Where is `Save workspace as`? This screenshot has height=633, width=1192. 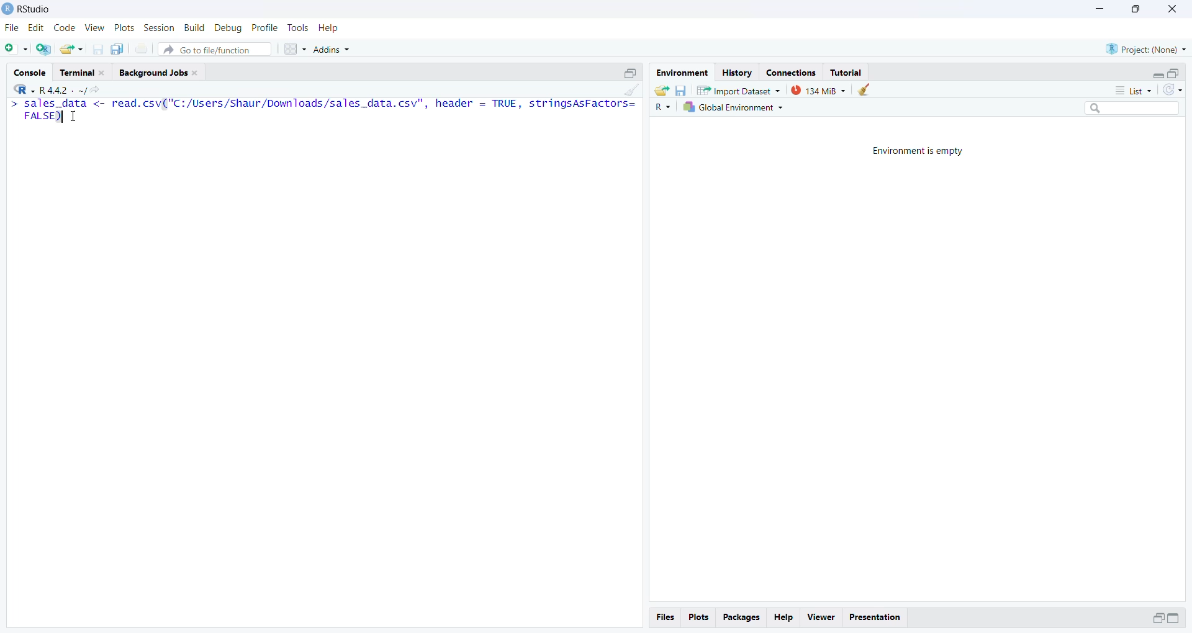
Save workspace as is located at coordinates (683, 91).